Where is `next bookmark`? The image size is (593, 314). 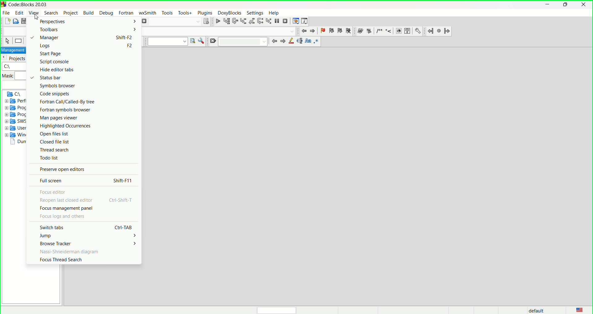
next bookmark is located at coordinates (340, 31).